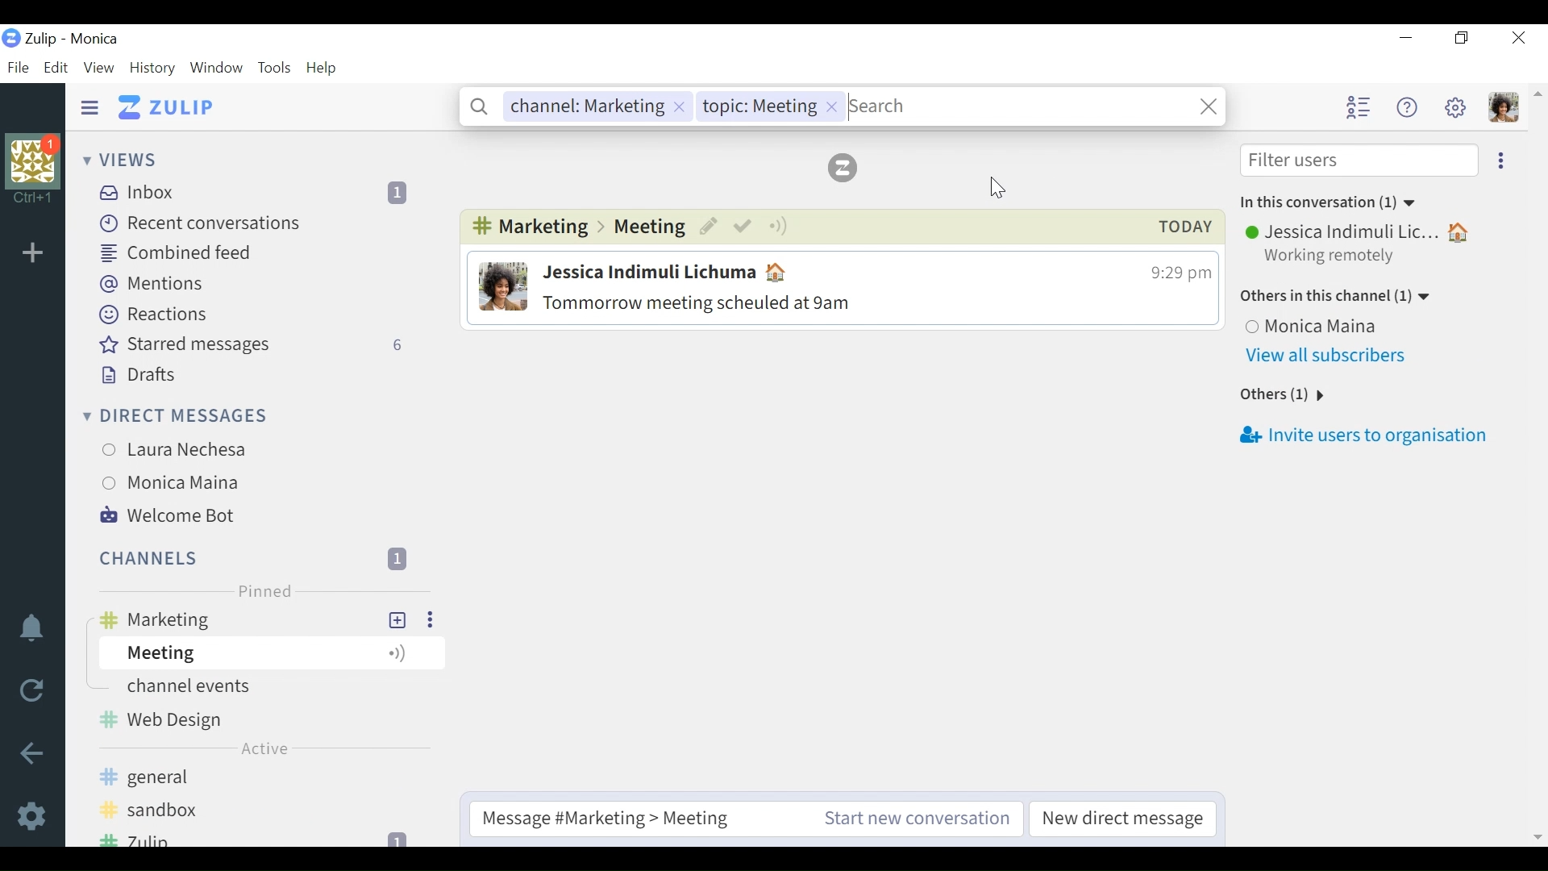  What do you see at coordinates (264, 719) in the screenshot?
I see `Web Design` at bounding box center [264, 719].